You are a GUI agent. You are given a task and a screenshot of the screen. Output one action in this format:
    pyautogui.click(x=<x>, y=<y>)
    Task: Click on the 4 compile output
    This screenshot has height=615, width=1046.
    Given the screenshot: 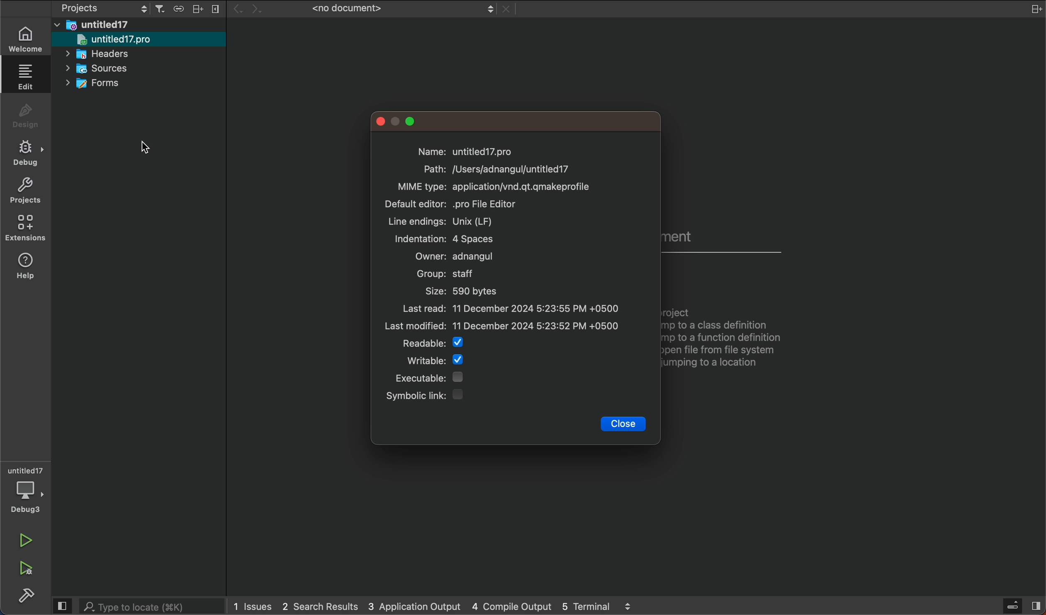 What is the action you would take?
    pyautogui.click(x=515, y=606)
    